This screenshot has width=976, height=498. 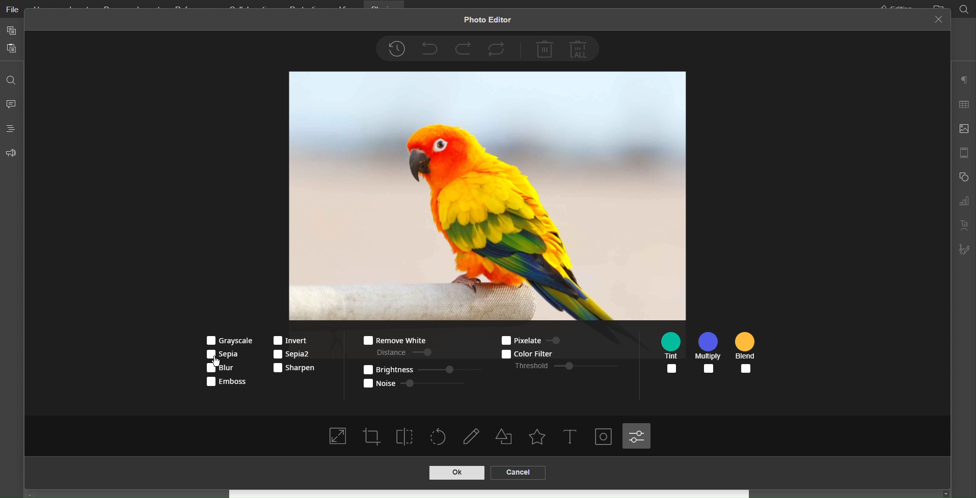 I want to click on Delete All, so click(x=580, y=48).